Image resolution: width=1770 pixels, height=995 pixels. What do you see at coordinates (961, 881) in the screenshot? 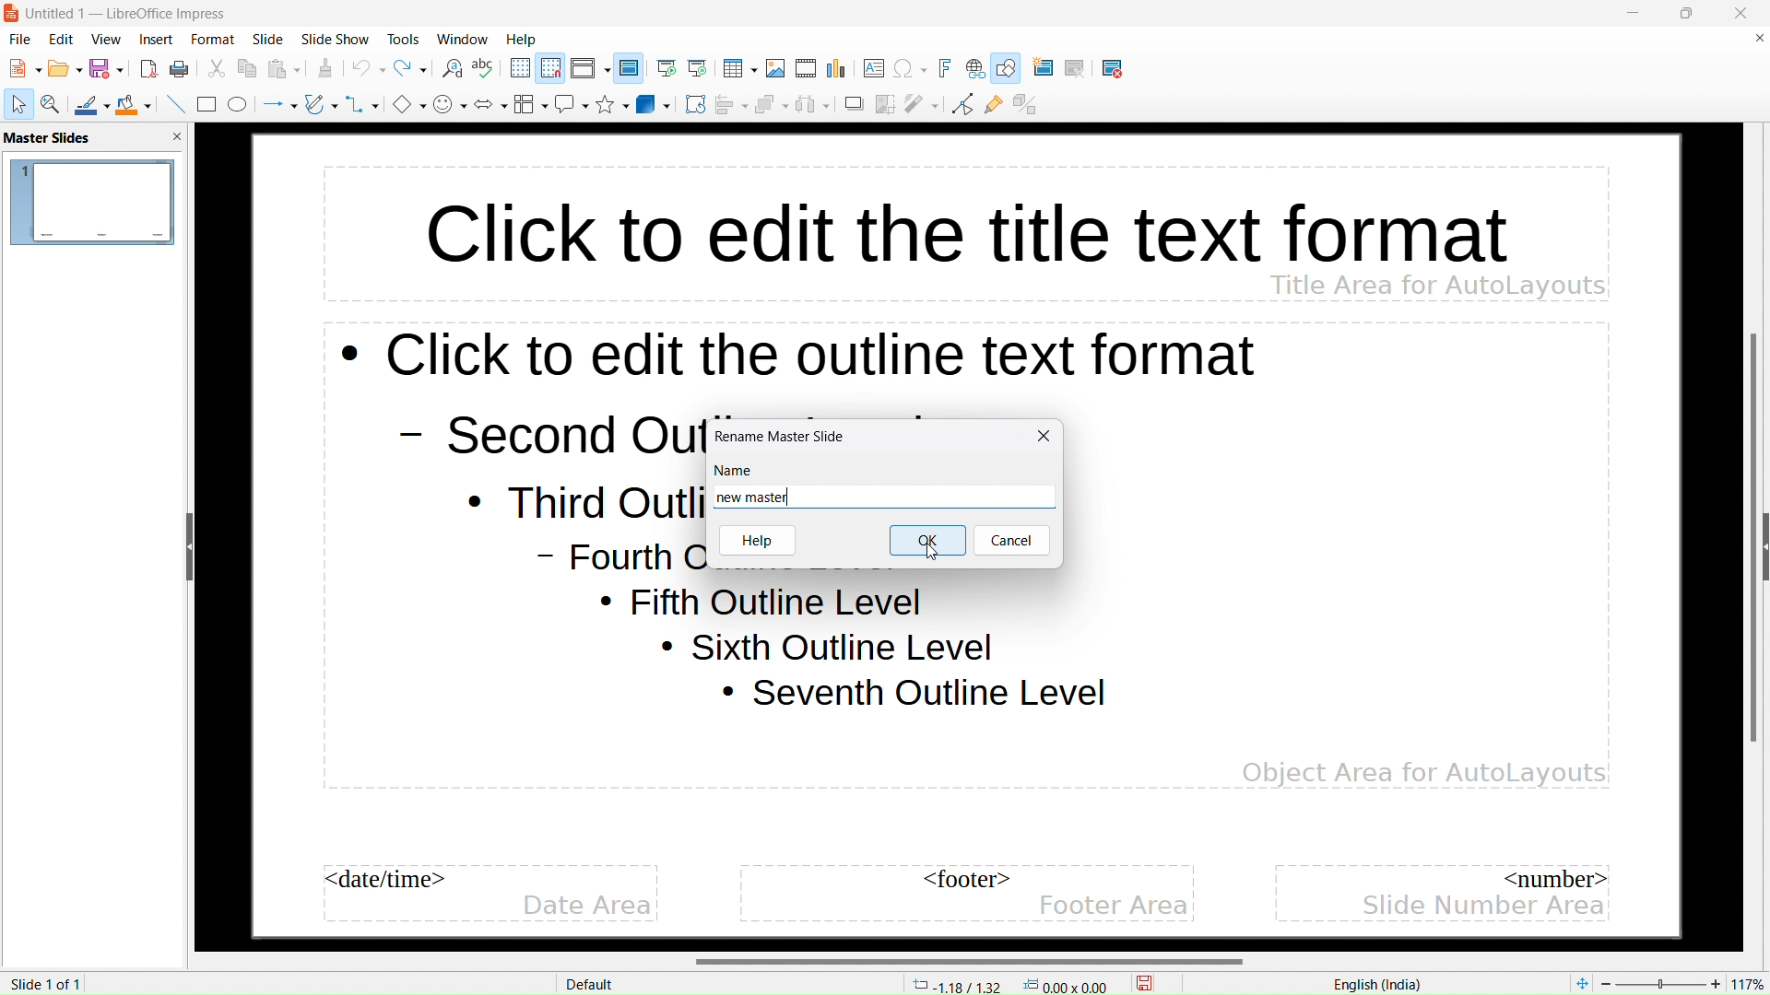
I see `<footer>` at bounding box center [961, 881].